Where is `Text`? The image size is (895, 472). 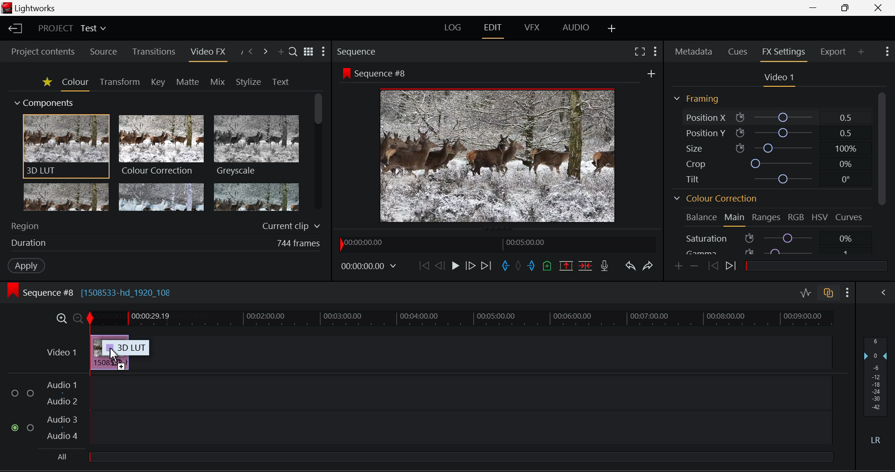
Text is located at coordinates (280, 82).